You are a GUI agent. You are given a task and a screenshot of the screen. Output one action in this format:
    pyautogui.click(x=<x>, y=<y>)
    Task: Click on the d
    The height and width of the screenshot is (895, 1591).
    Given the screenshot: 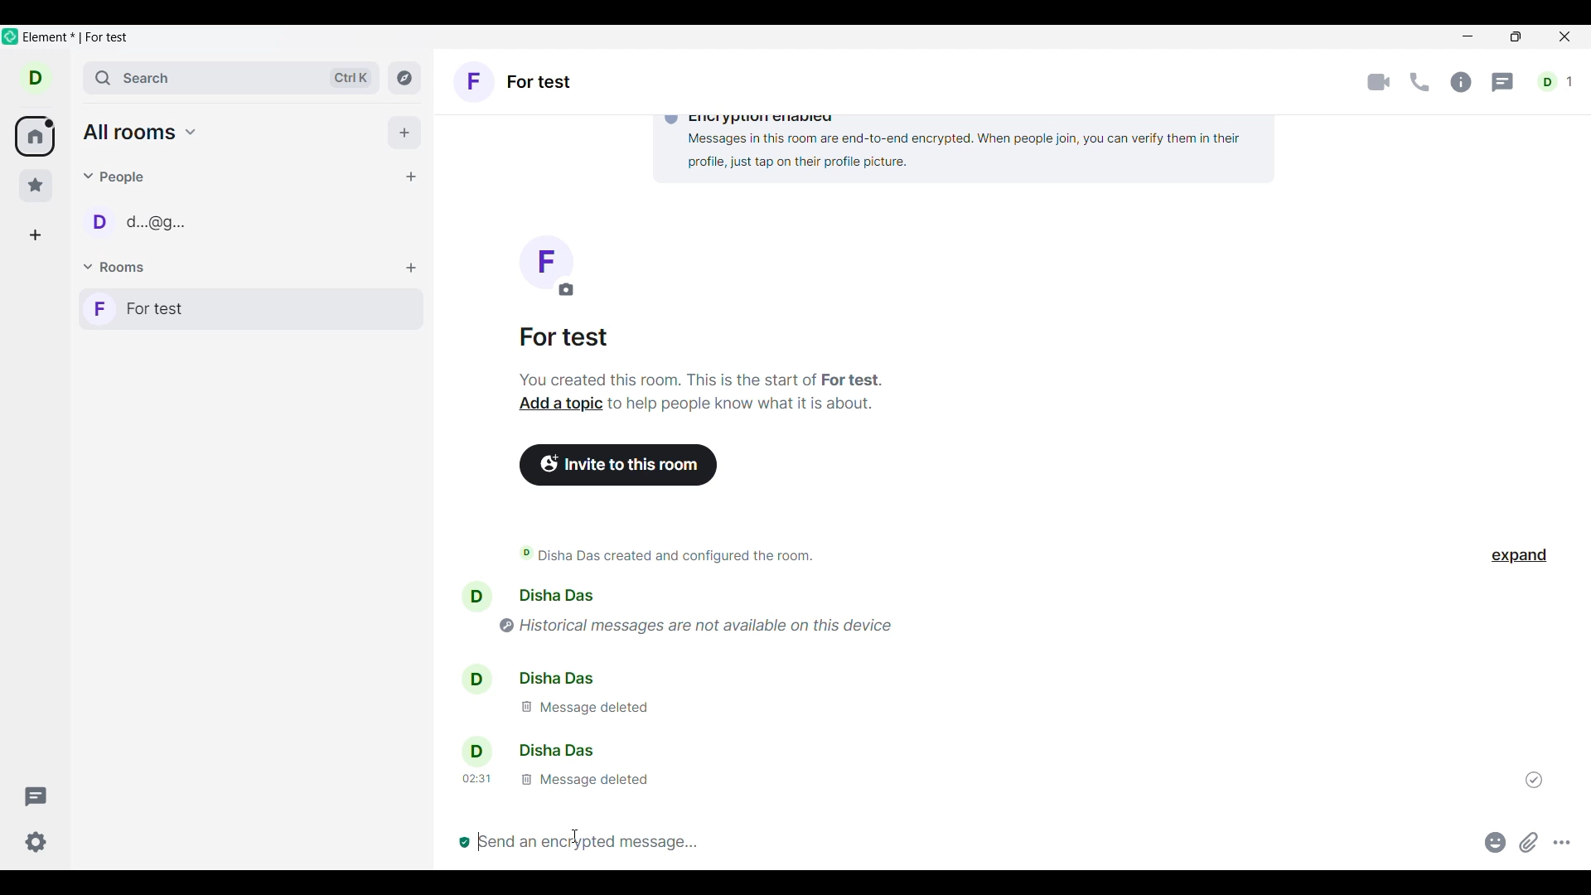 What is the action you would take?
    pyautogui.click(x=36, y=77)
    